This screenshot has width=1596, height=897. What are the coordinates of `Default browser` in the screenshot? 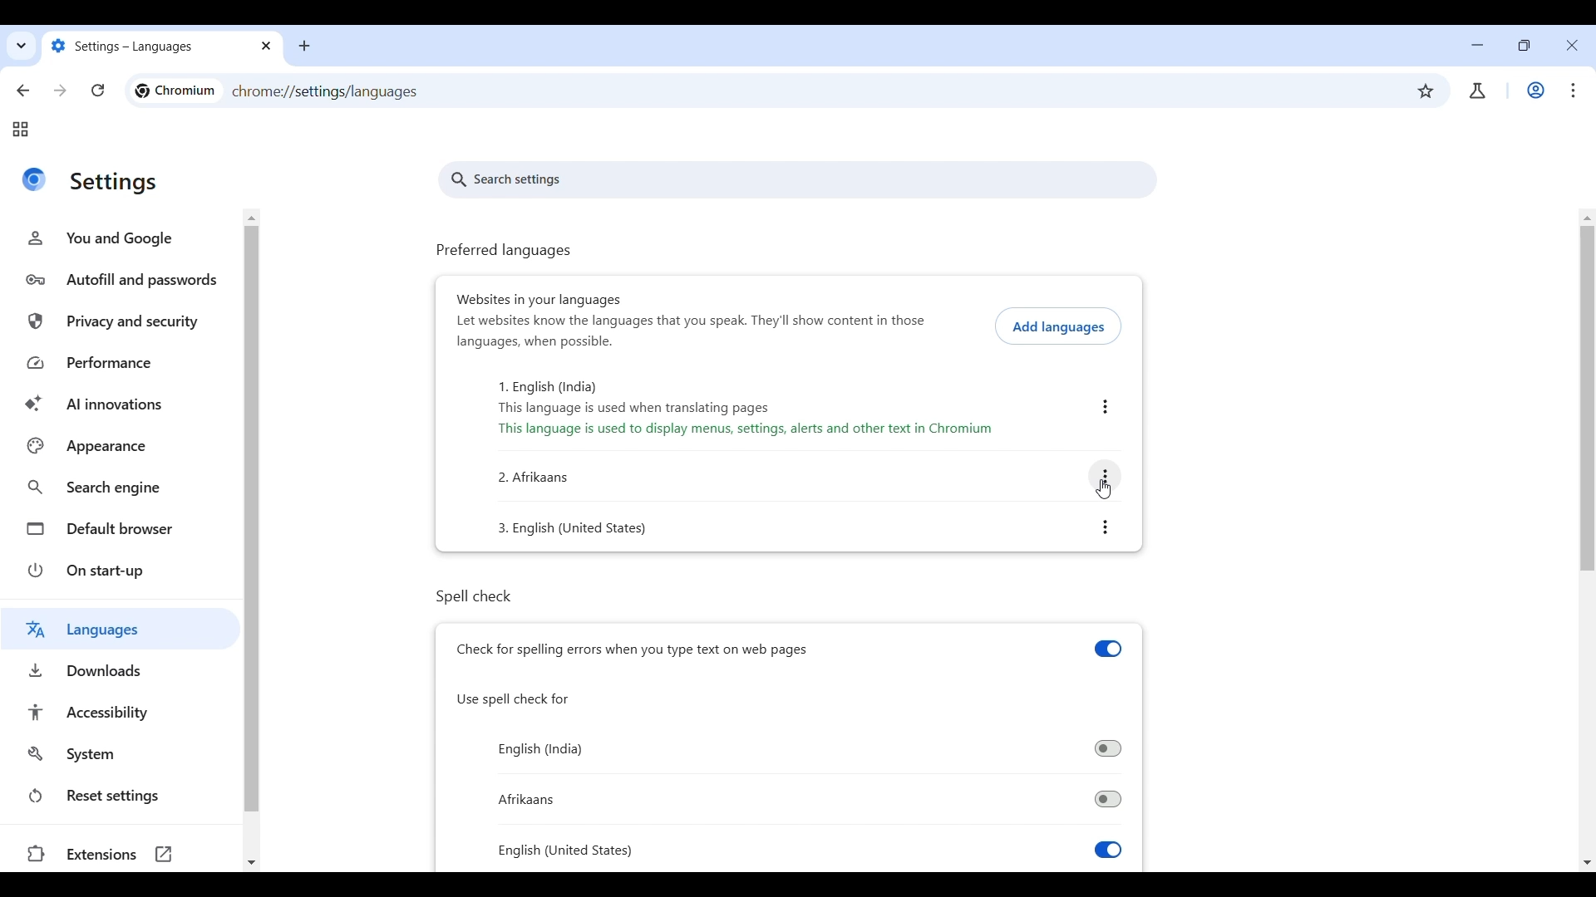 It's located at (124, 527).